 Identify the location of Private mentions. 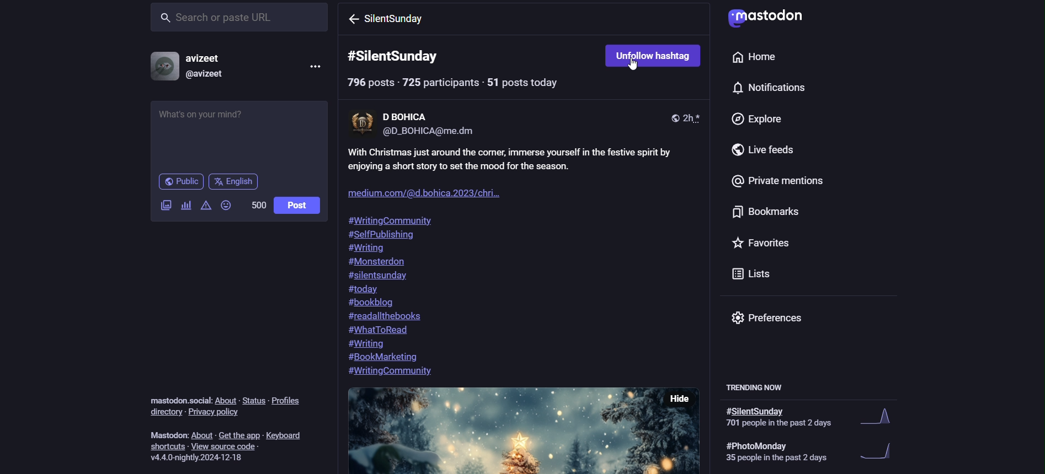
(775, 184).